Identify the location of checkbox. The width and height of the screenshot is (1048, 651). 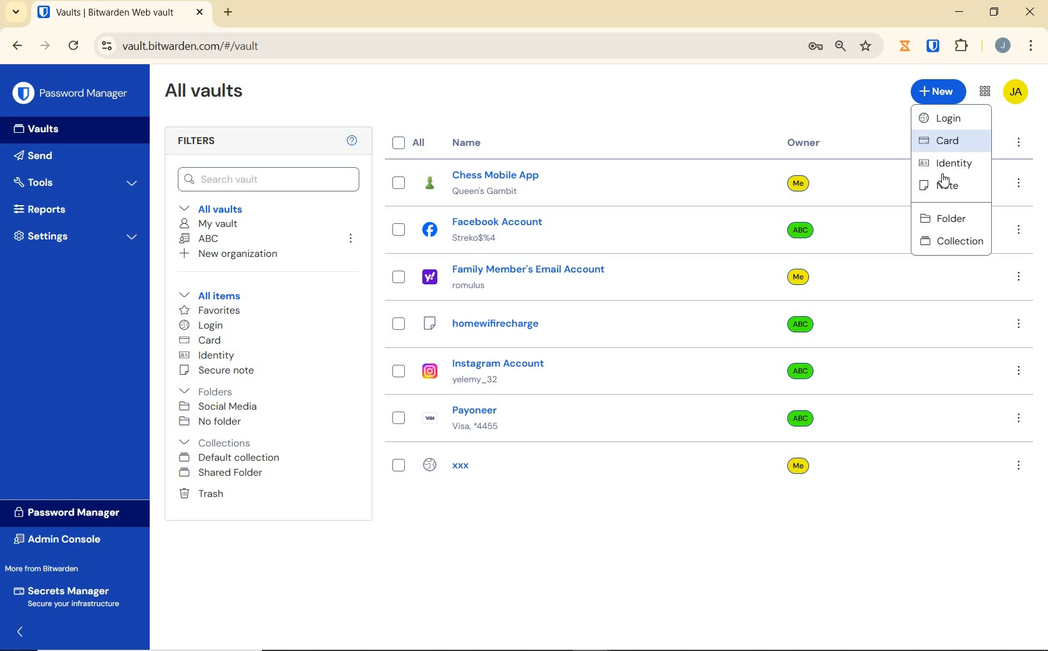
(399, 418).